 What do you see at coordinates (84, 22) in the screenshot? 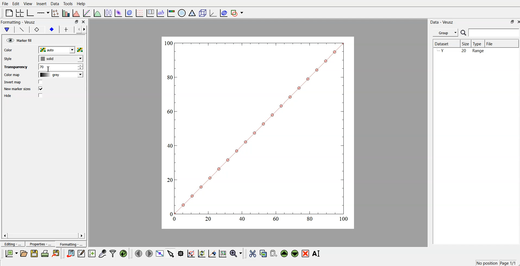
I see `Close` at bounding box center [84, 22].